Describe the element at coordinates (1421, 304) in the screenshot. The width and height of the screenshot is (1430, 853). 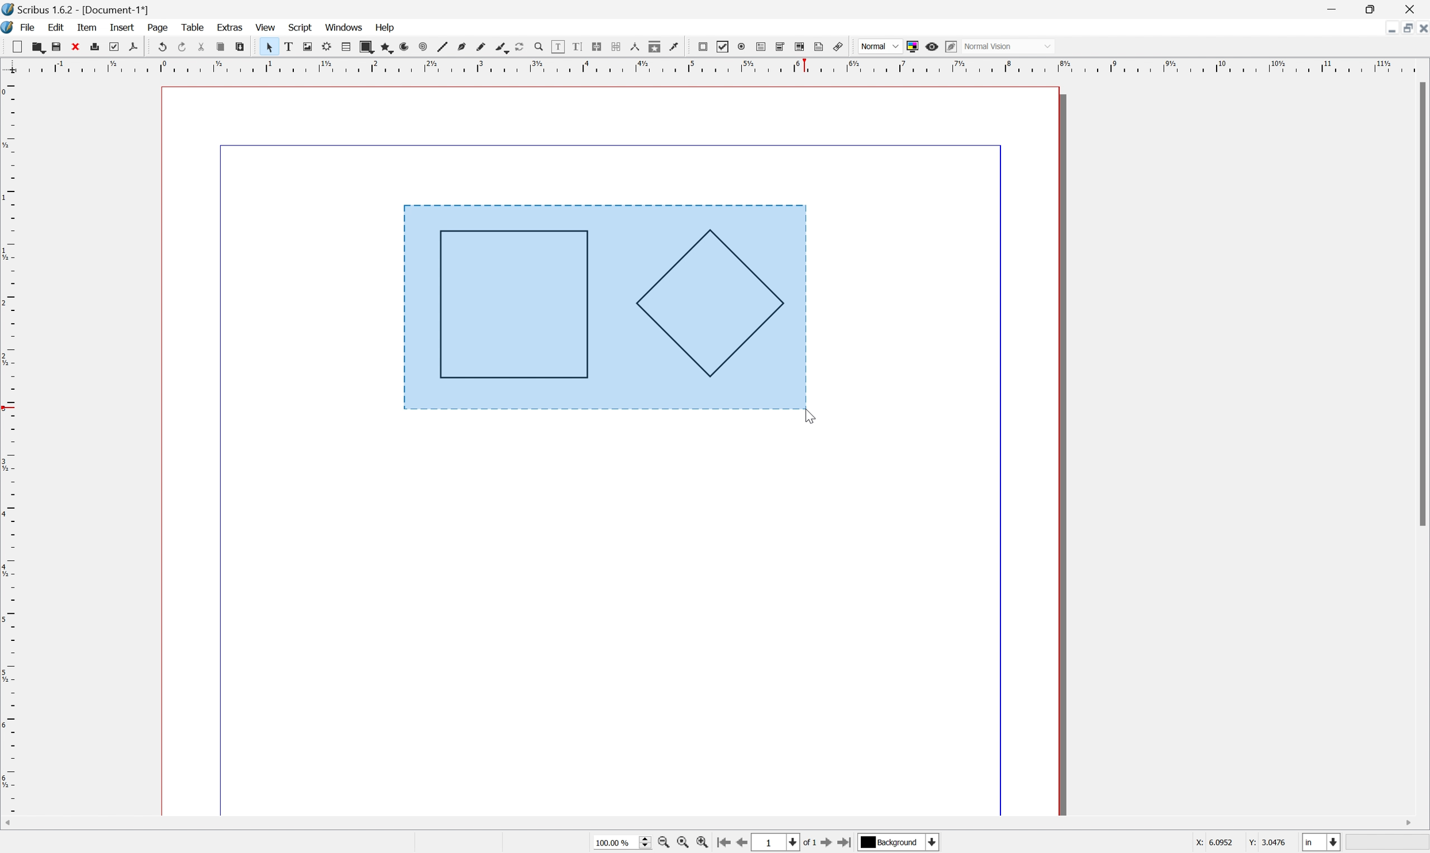
I see `Scroll Bar` at that location.